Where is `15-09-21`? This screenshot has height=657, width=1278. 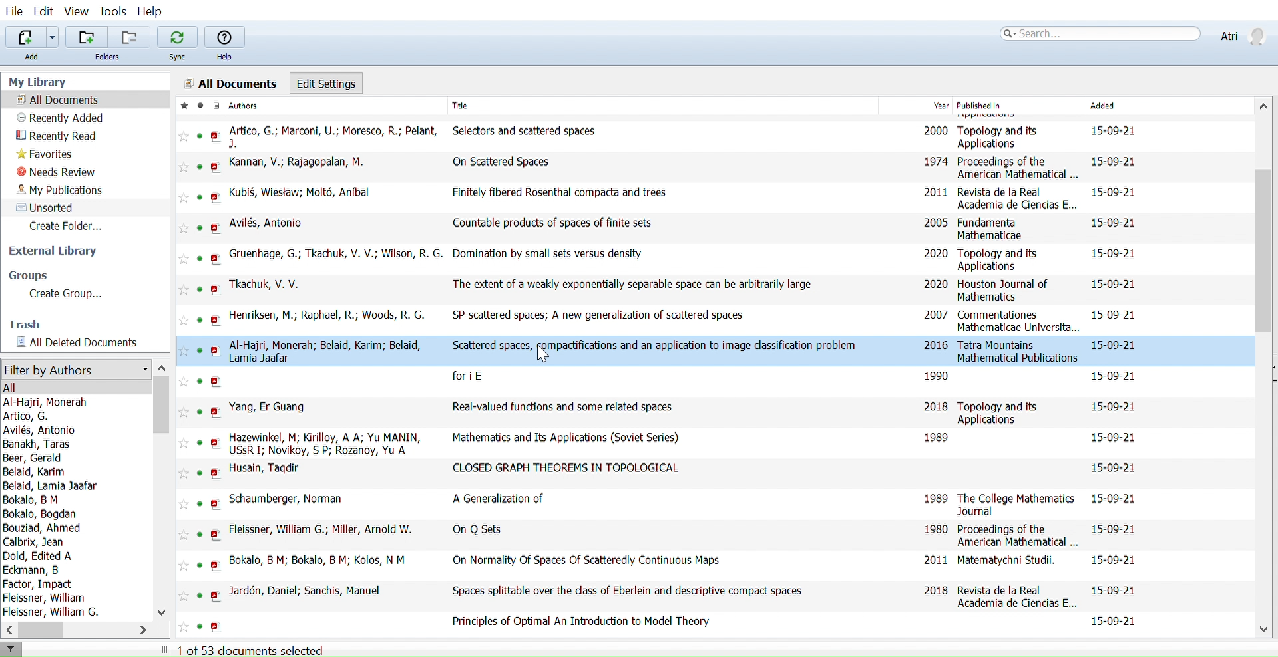 15-09-21 is located at coordinates (1112, 622).